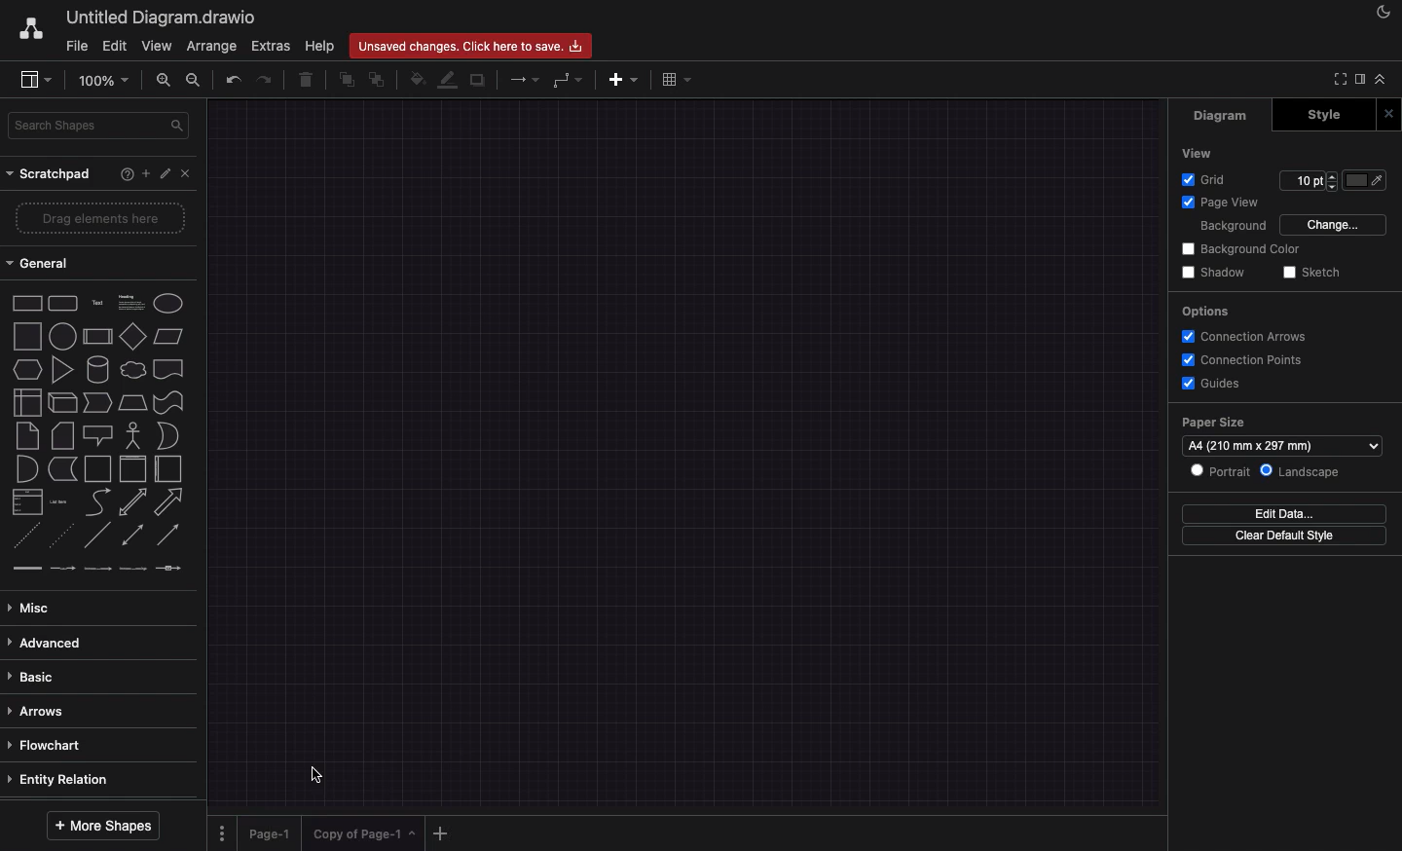  Describe the element at coordinates (316, 775) in the screenshot. I see `Cursor` at that location.